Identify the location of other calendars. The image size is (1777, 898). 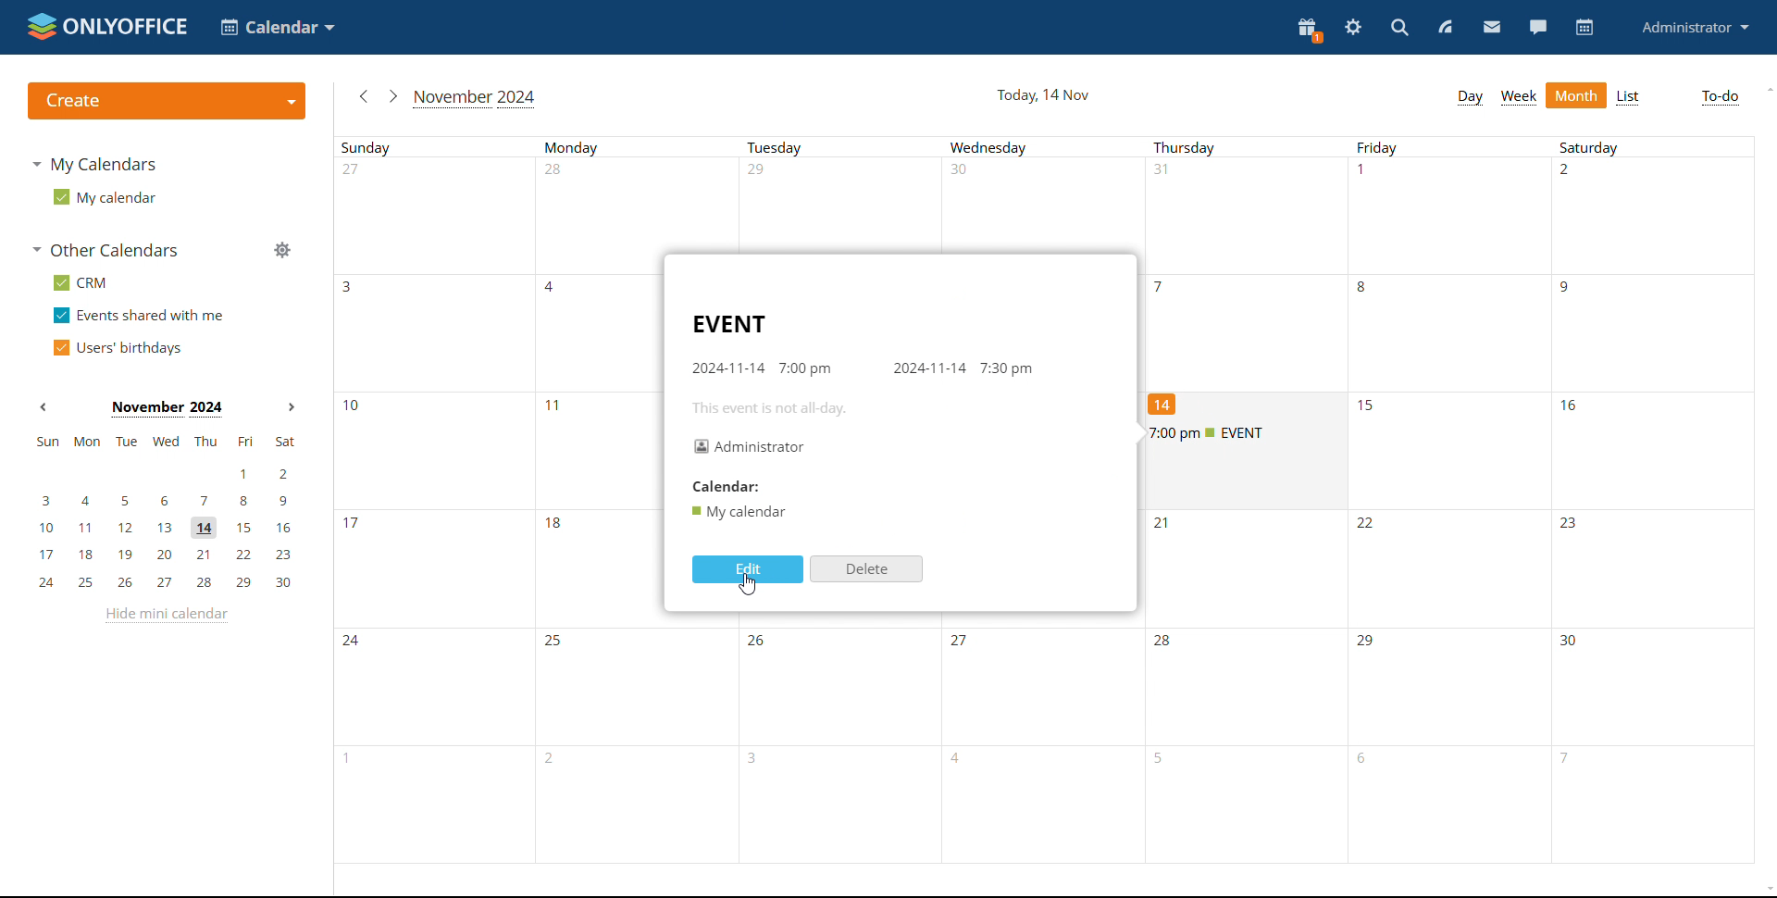
(106, 250).